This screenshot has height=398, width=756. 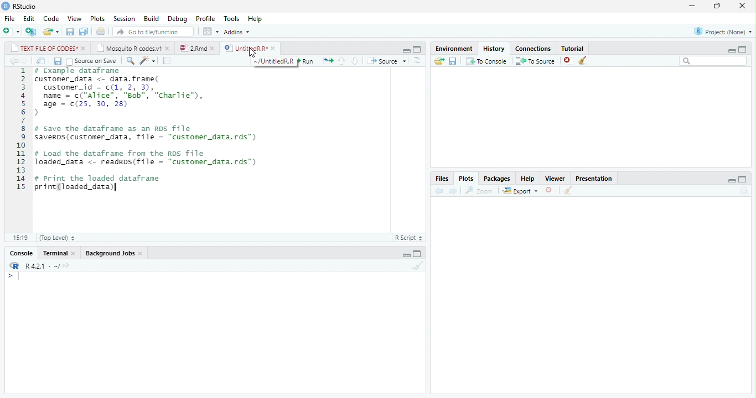 What do you see at coordinates (742, 5) in the screenshot?
I see `close` at bounding box center [742, 5].